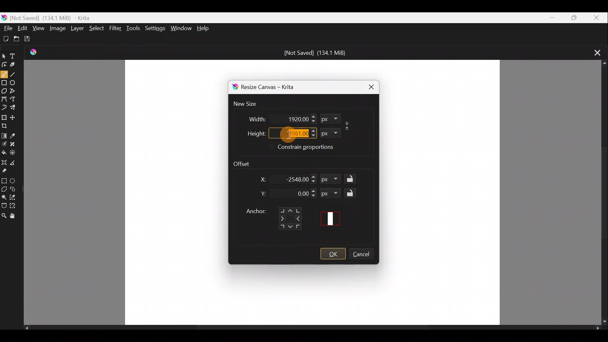  Describe the element at coordinates (5, 180) in the screenshot. I see `Rectangular selection tool` at that location.